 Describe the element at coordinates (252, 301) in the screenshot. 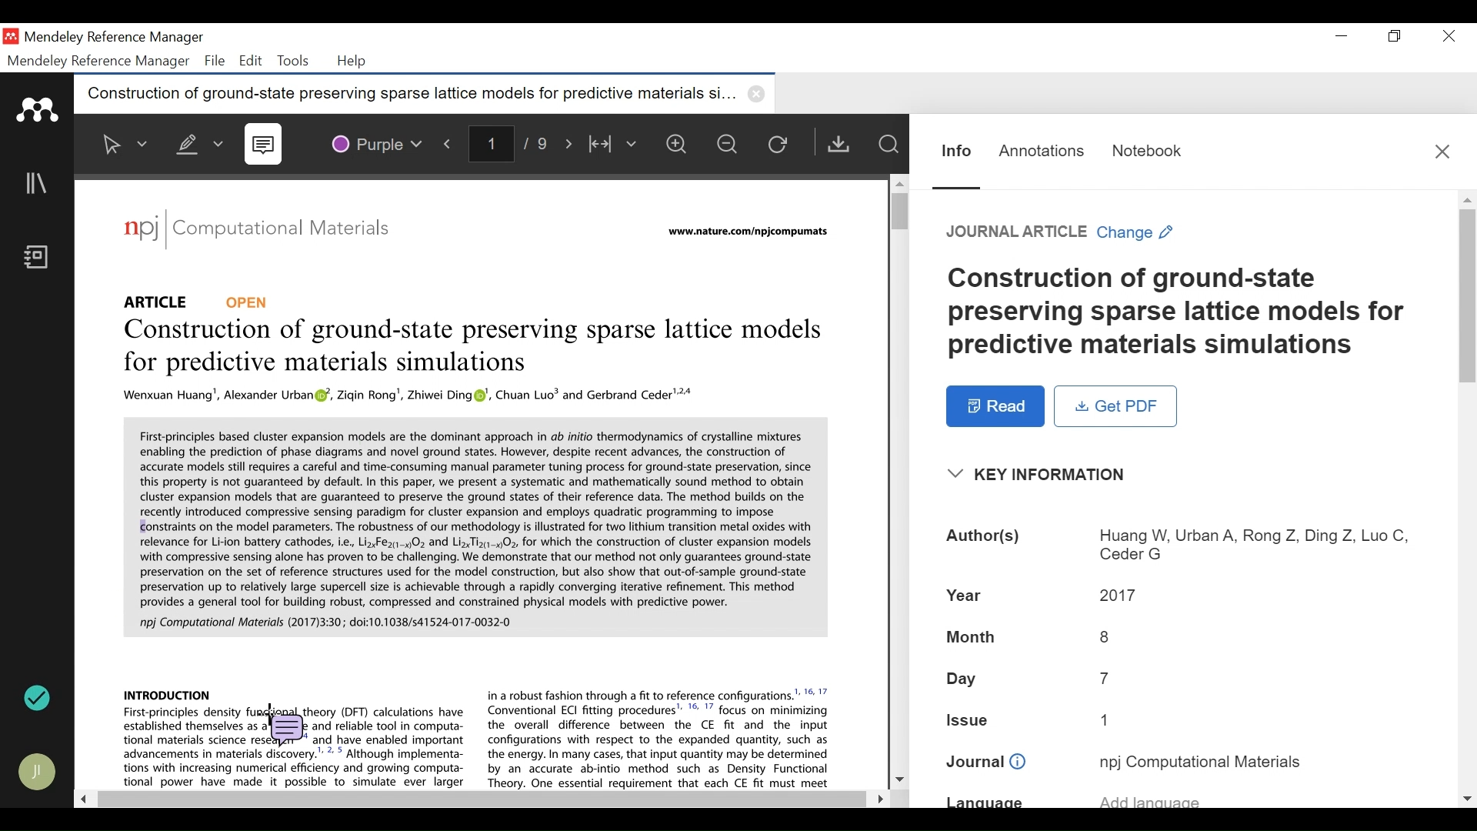

I see `OPEN` at that location.